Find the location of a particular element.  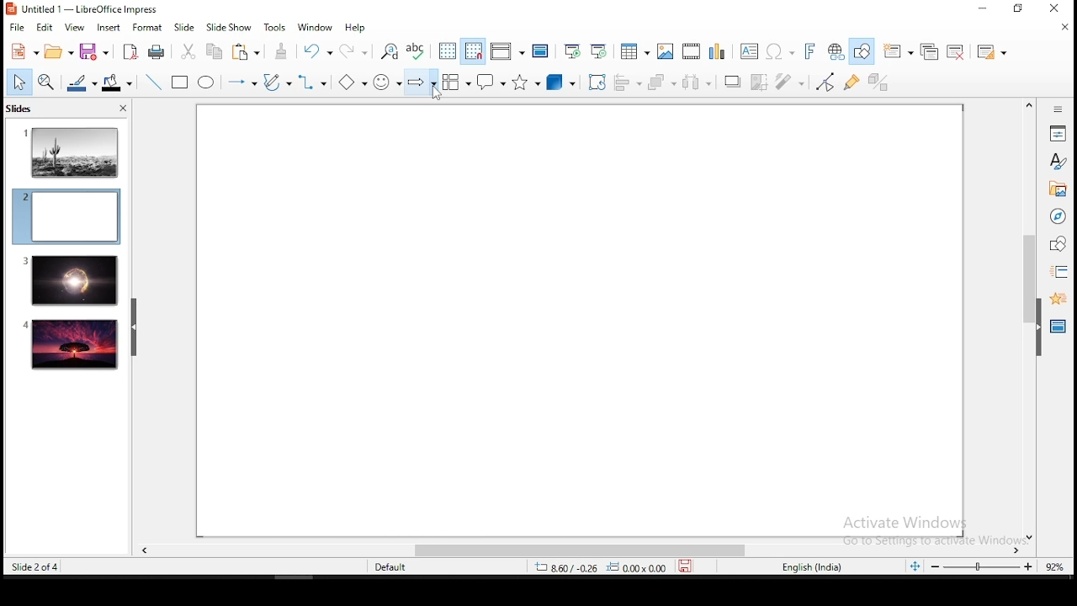

images is located at coordinates (666, 51).